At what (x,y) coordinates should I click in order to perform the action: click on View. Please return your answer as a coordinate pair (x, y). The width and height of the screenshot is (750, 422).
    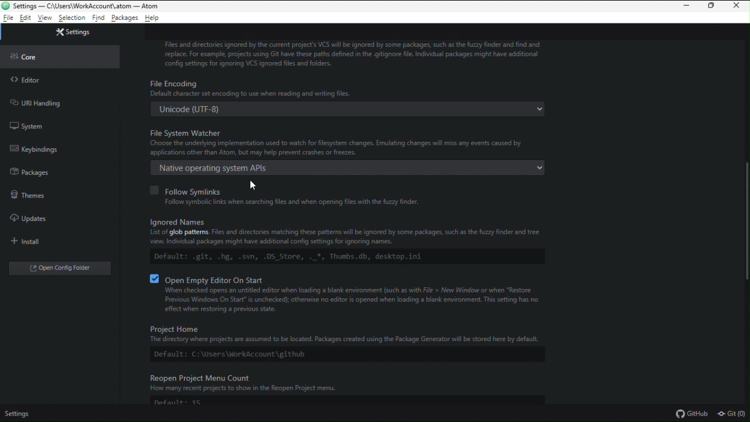
    Looking at the image, I should click on (46, 18).